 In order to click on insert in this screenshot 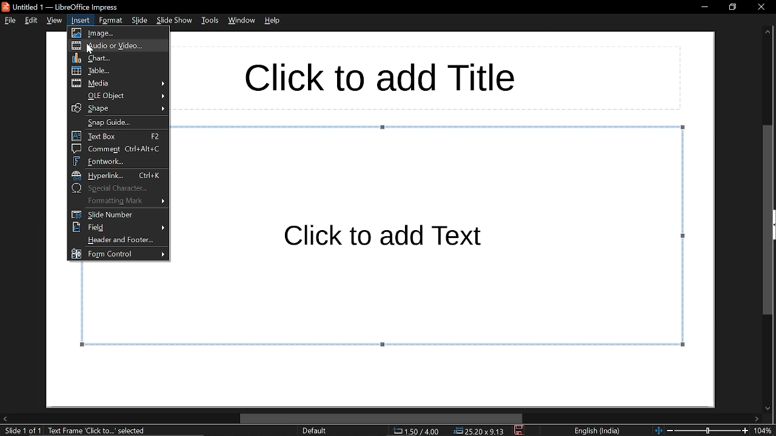, I will do `click(81, 19)`.